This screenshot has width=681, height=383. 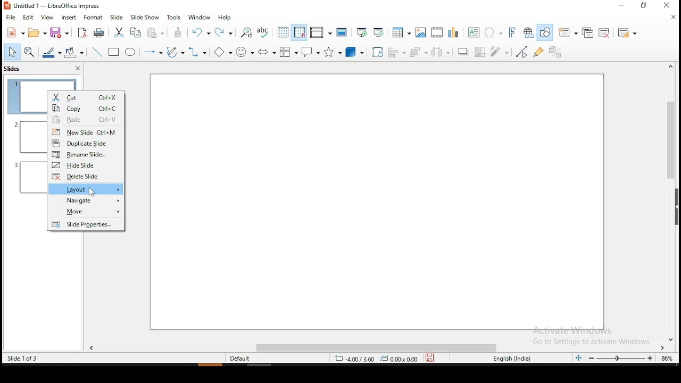 I want to click on slide show, so click(x=145, y=17).